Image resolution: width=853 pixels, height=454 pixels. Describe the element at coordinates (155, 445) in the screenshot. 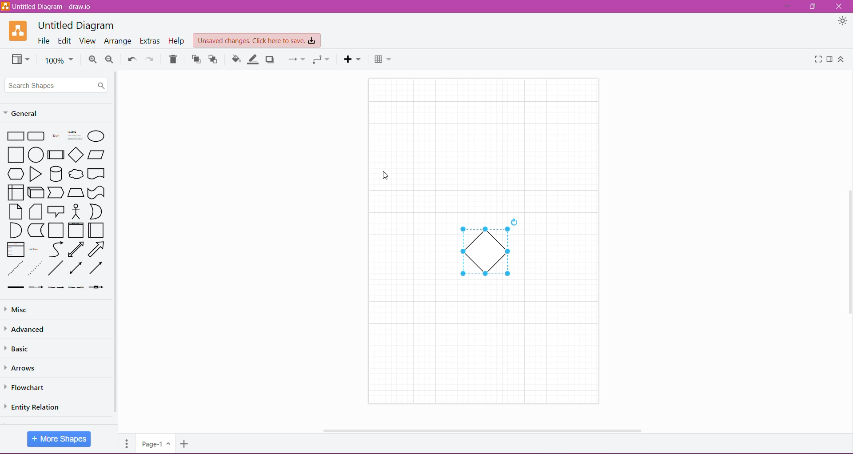

I see `Page Number` at that location.